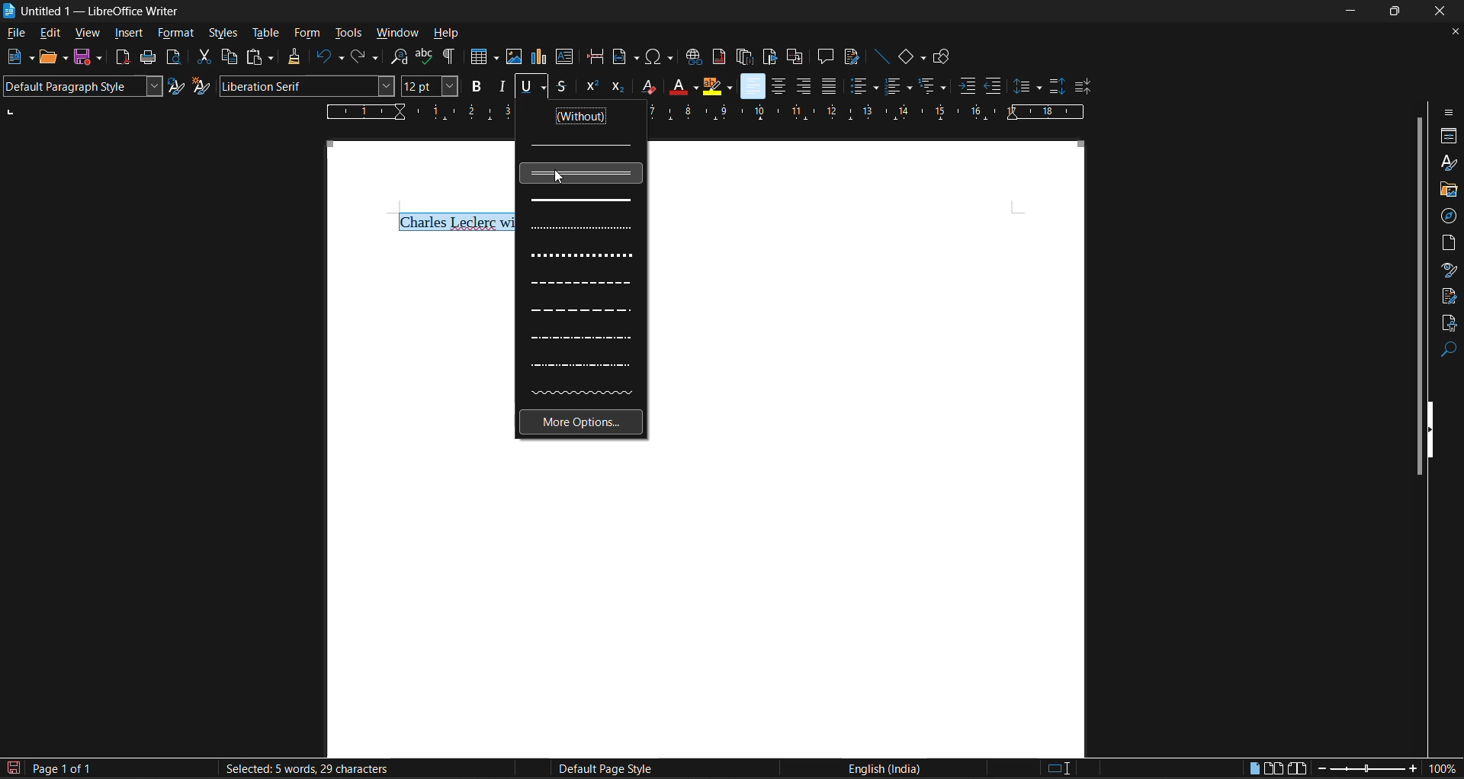 The height and width of the screenshot is (779, 1464). What do you see at coordinates (306, 85) in the screenshot?
I see `font name` at bounding box center [306, 85].